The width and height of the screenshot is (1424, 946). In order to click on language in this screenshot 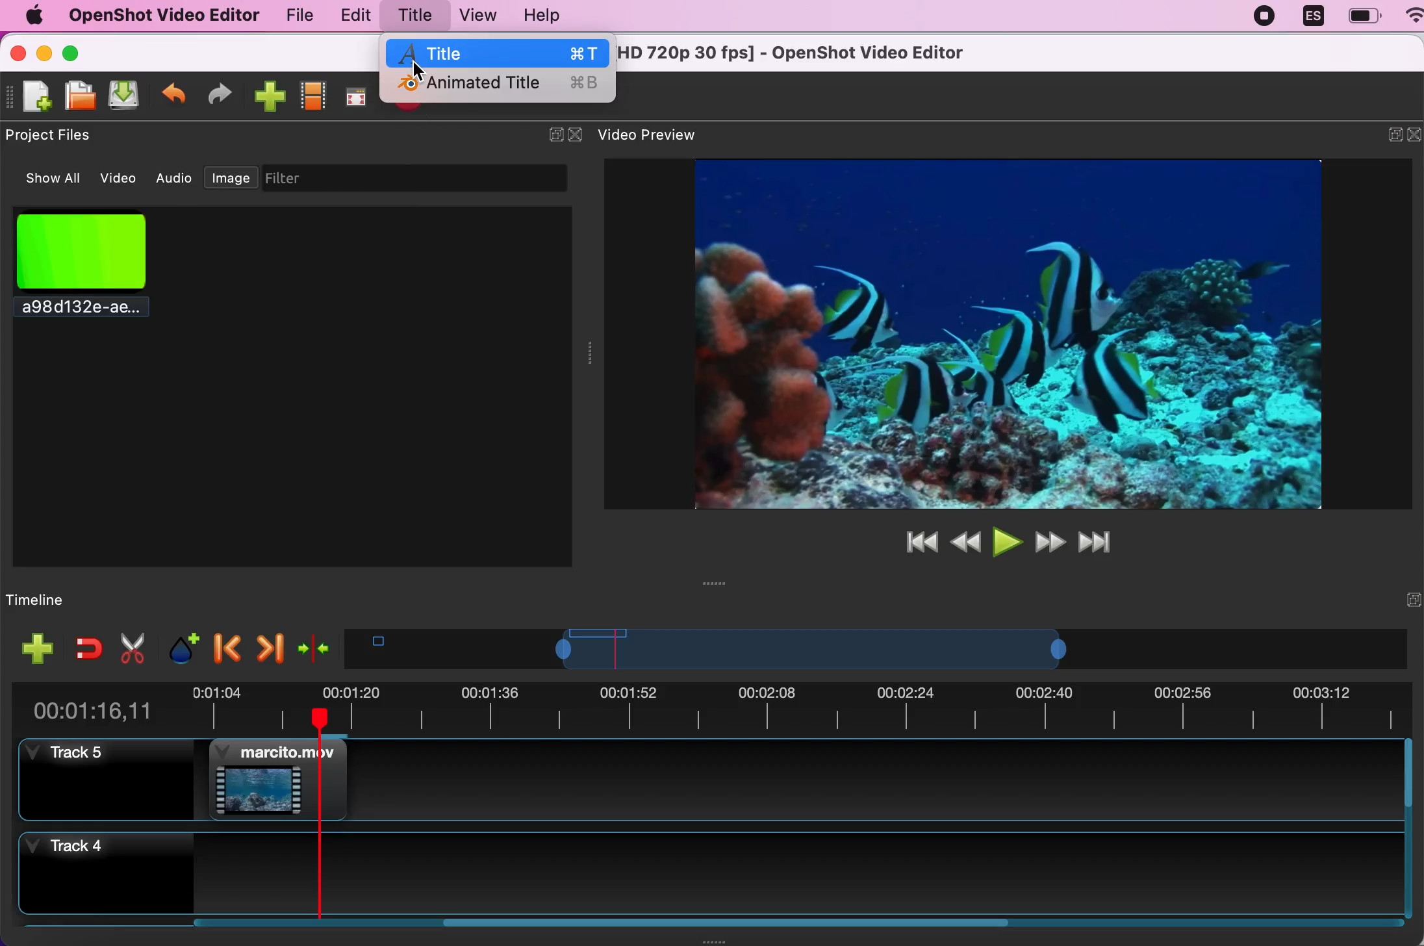, I will do `click(1313, 18)`.